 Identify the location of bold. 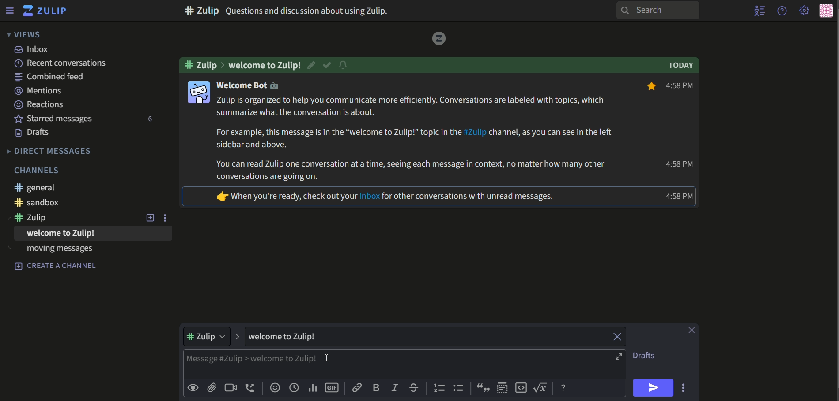
(377, 387).